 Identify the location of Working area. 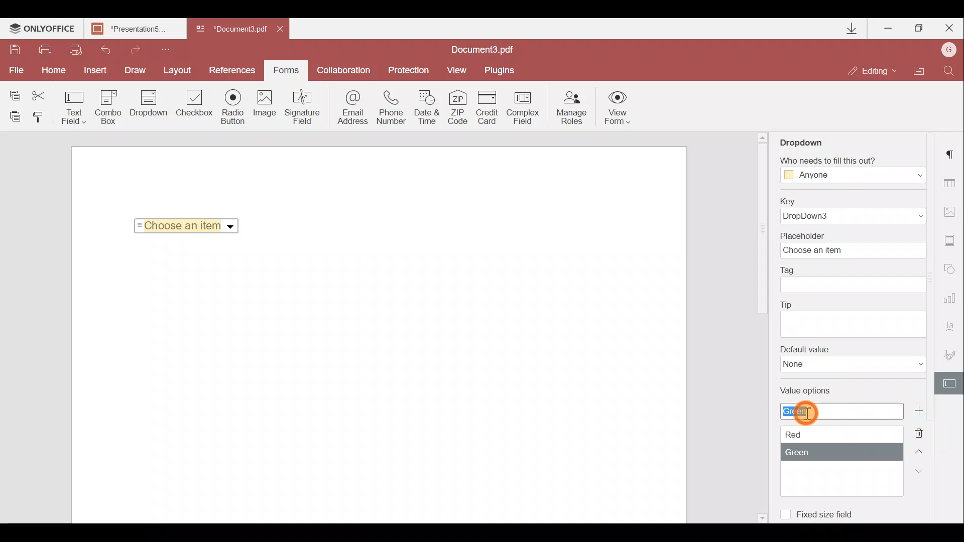
(378, 383).